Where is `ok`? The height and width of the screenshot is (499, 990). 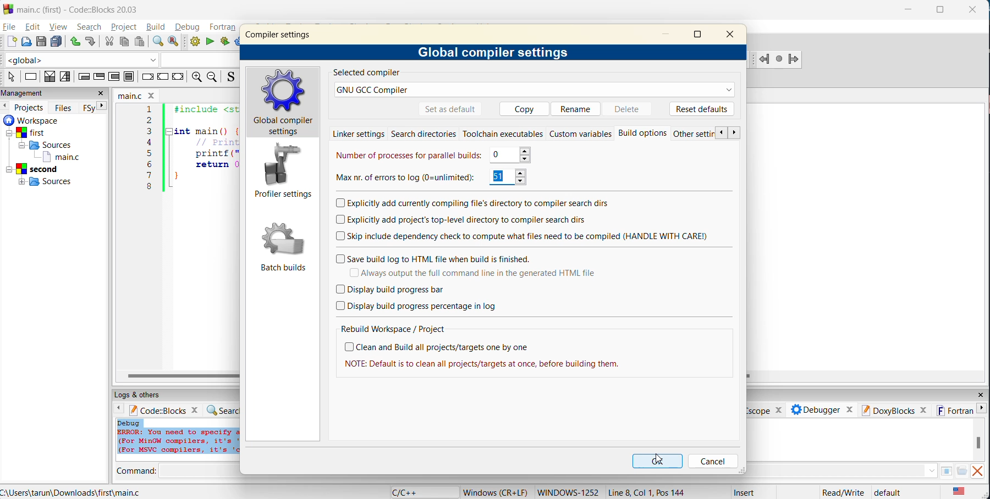 ok is located at coordinates (658, 461).